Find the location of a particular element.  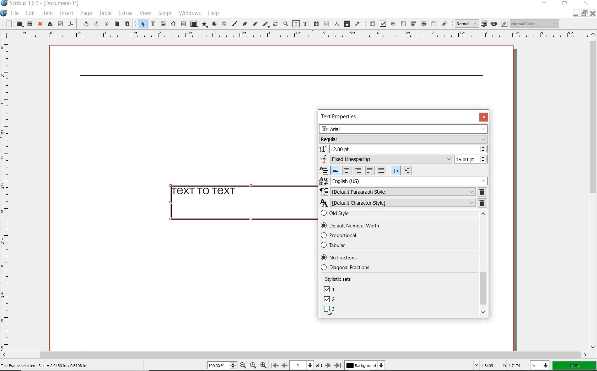

SCROLLBAR is located at coordinates (484, 263).